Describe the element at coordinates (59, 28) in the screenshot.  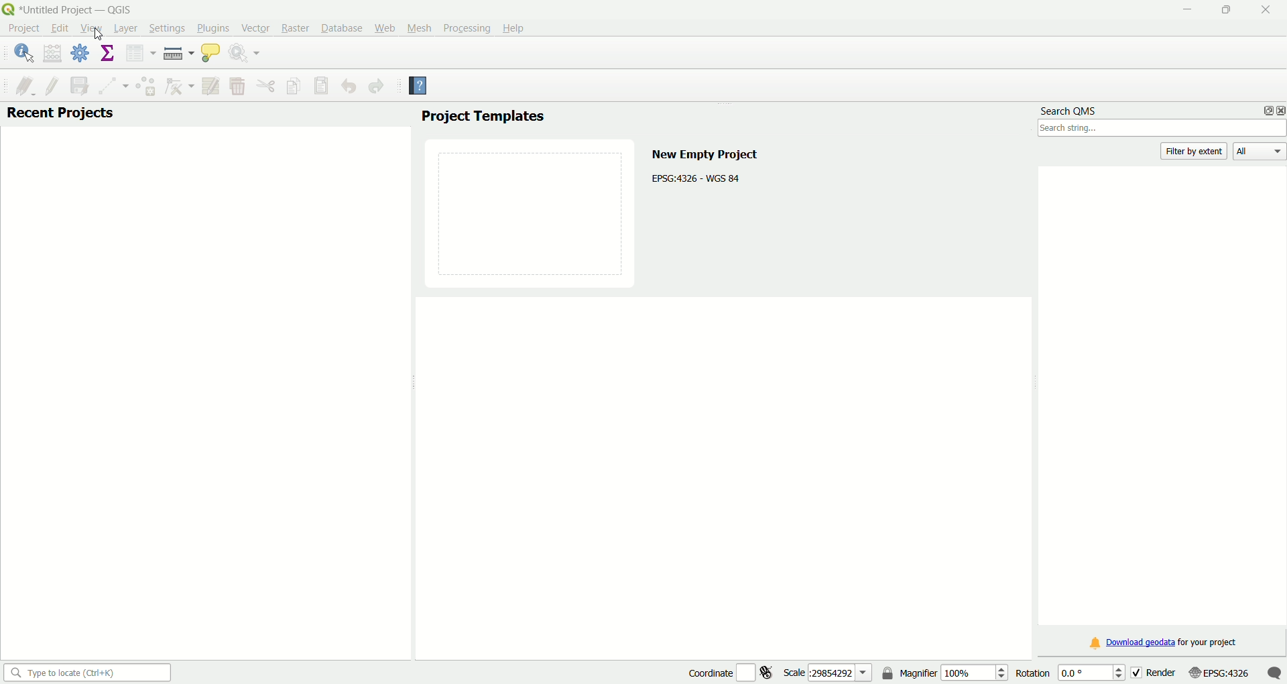
I see `Edit` at that location.